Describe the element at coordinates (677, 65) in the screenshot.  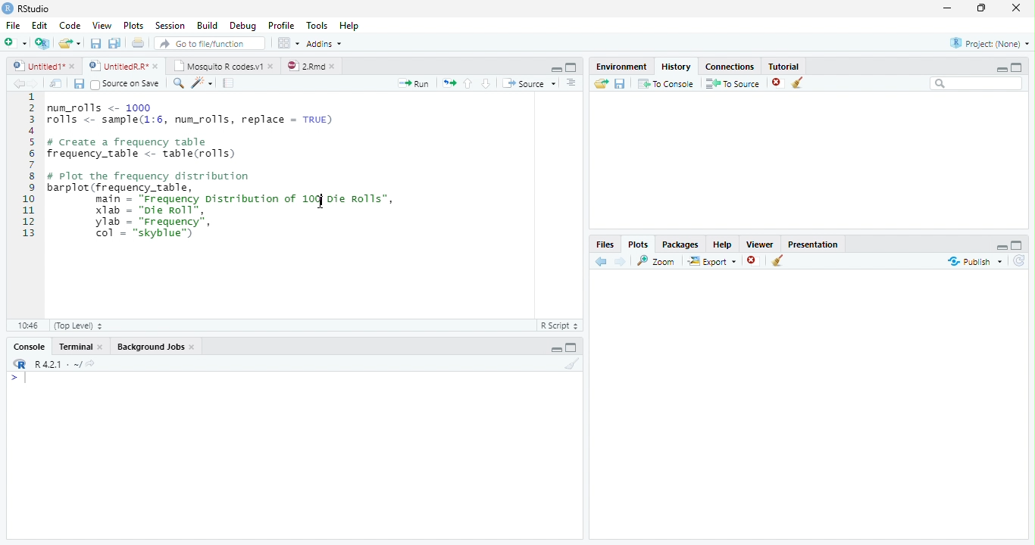
I see `History` at that location.